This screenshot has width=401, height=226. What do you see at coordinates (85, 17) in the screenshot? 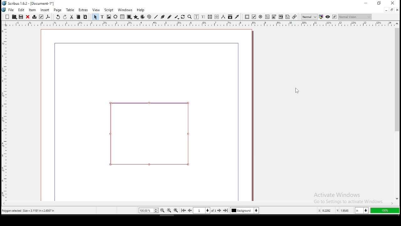
I see `paste` at bounding box center [85, 17].